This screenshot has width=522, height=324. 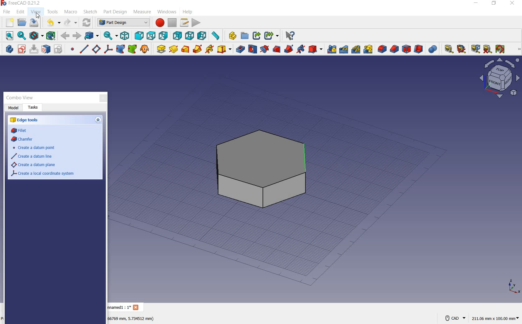 I want to click on create an additive primitive, so click(x=224, y=49).